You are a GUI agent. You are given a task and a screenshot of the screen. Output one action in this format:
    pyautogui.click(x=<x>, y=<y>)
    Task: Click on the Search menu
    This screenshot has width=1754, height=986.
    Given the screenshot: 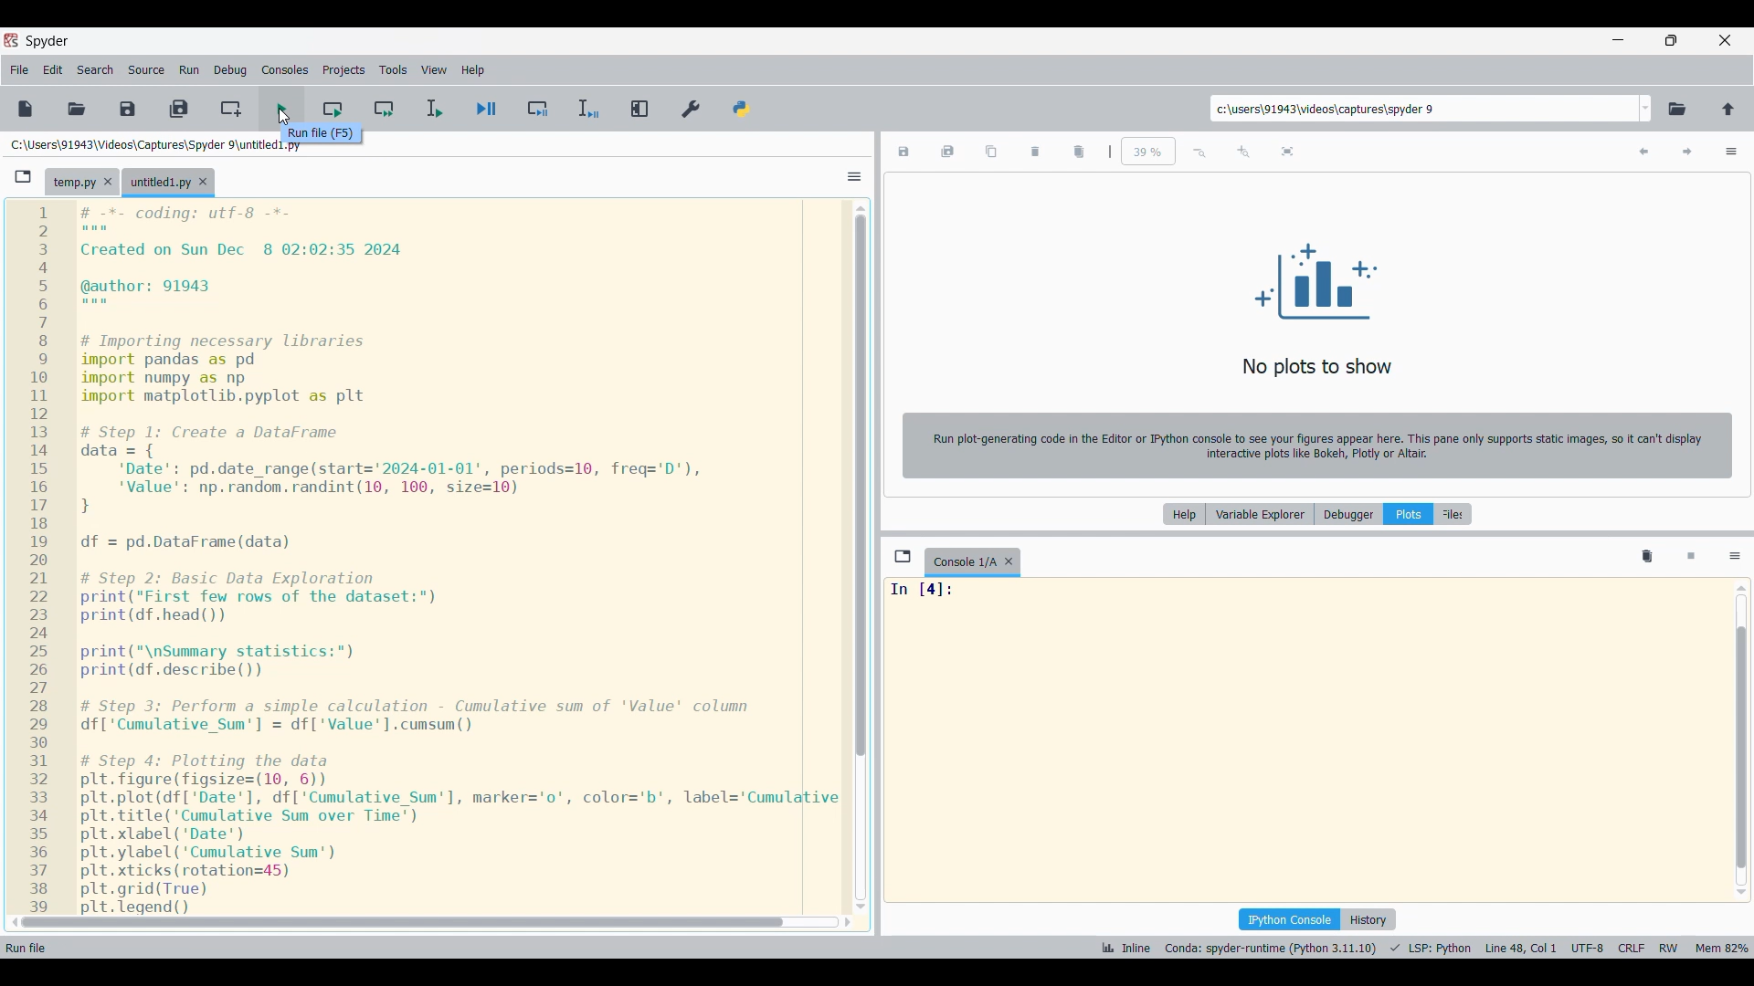 What is the action you would take?
    pyautogui.click(x=96, y=70)
    